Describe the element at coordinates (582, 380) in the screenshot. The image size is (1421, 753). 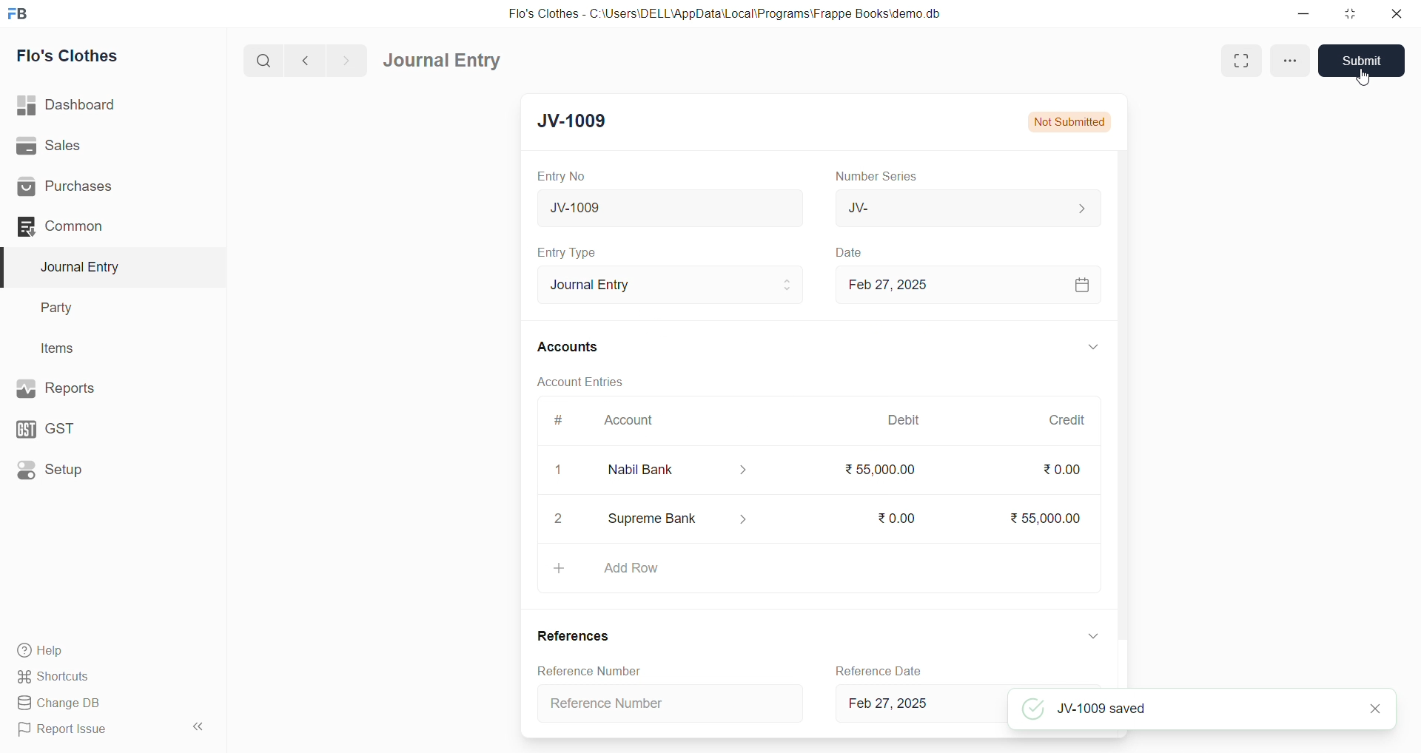
I see `Account Entries` at that location.